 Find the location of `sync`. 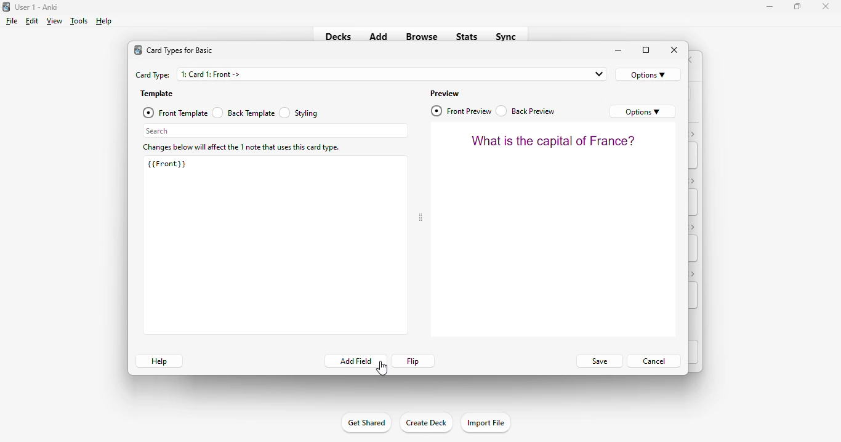

sync is located at coordinates (505, 36).